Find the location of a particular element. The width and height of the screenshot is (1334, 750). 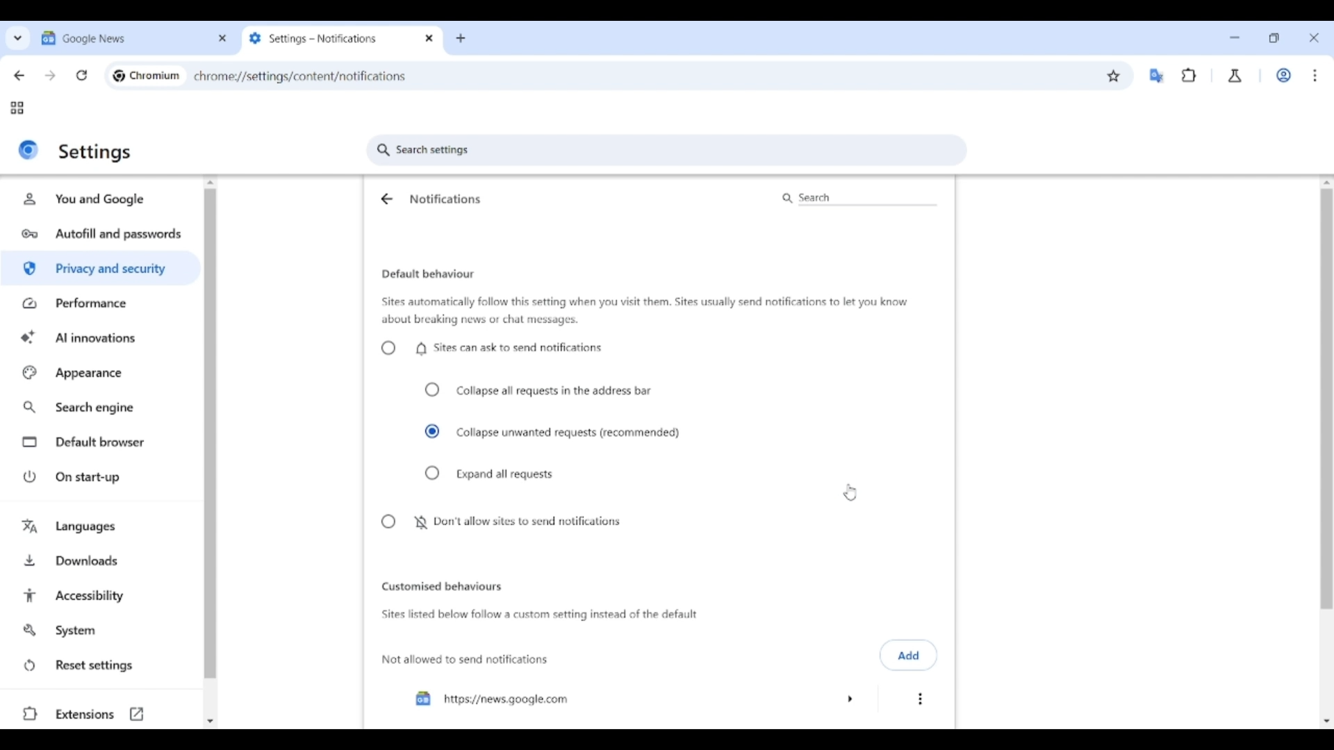

Chrome labs is located at coordinates (1235, 76).